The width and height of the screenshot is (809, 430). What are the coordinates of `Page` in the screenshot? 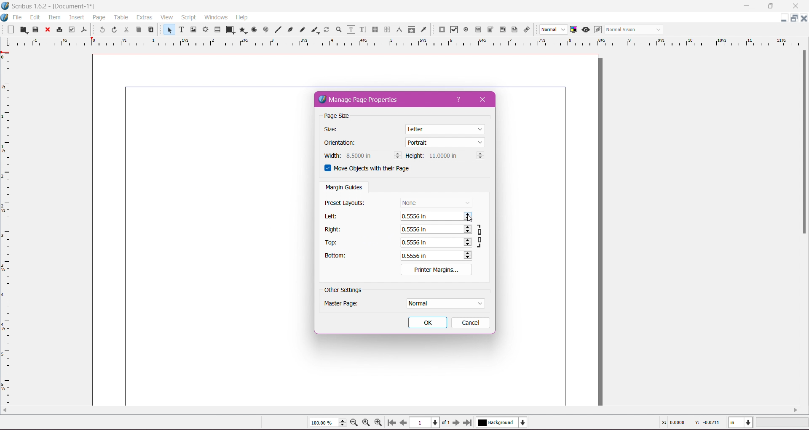 It's located at (98, 17).